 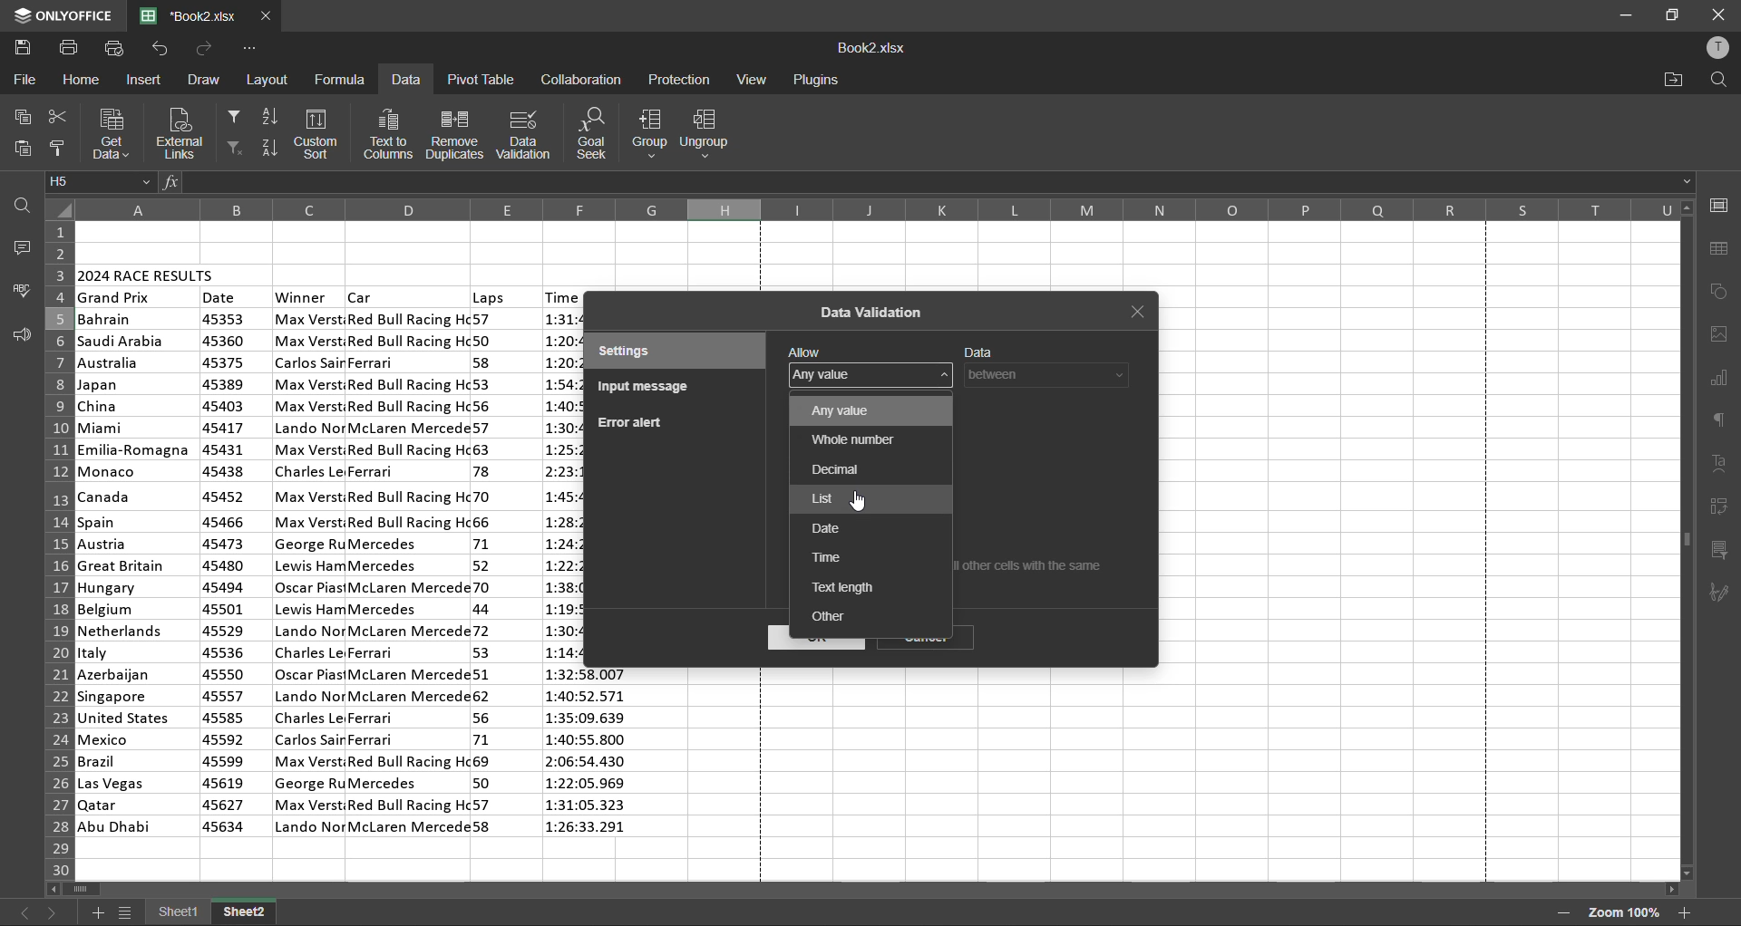 I want to click on table, so click(x=1724, y=250).